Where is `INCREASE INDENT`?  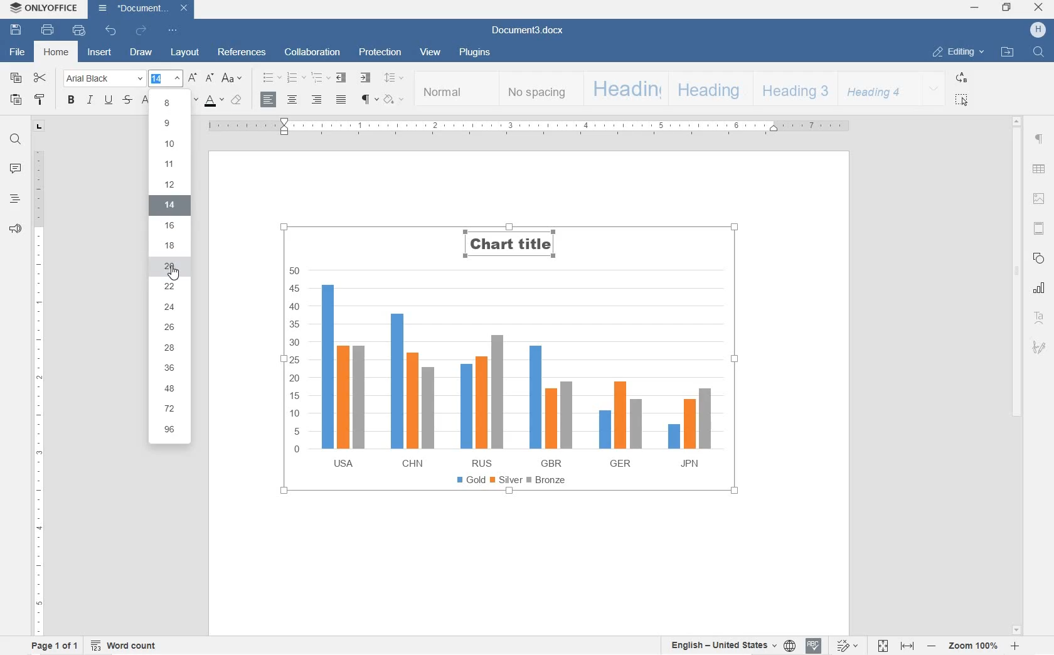
INCREASE INDENT is located at coordinates (366, 78).